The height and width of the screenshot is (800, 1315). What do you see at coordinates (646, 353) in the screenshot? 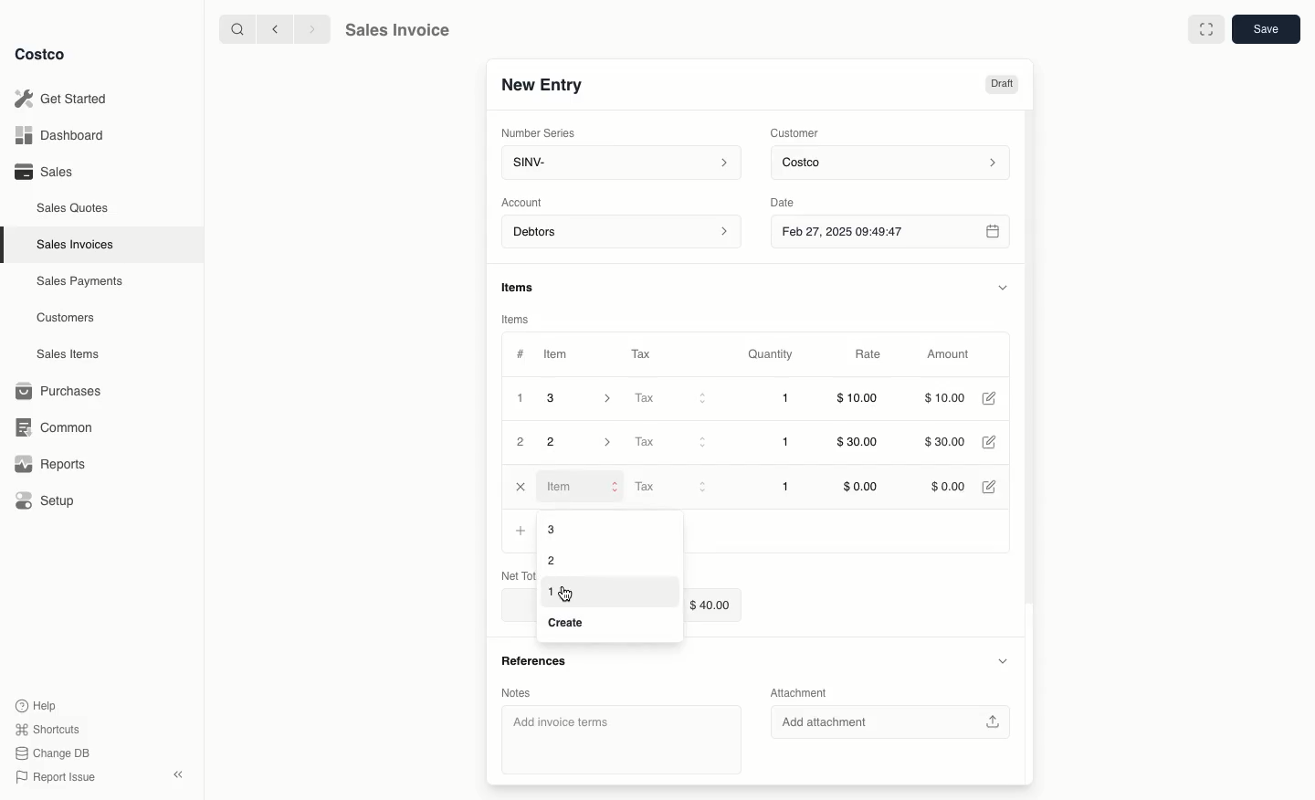
I see `Tax` at bounding box center [646, 353].